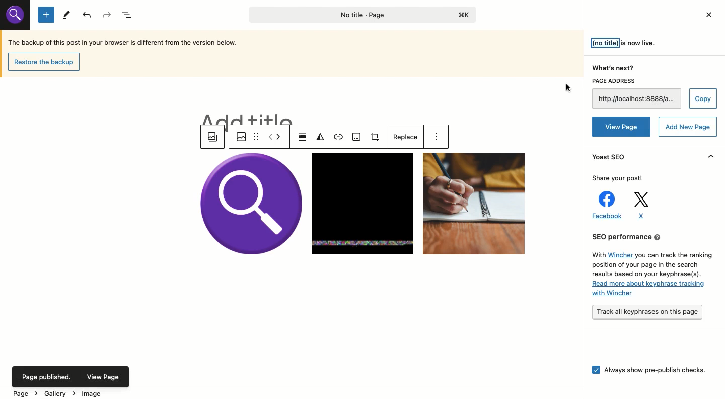 The width and height of the screenshot is (725, 399). What do you see at coordinates (256, 136) in the screenshot?
I see `Drag` at bounding box center [256, 136].